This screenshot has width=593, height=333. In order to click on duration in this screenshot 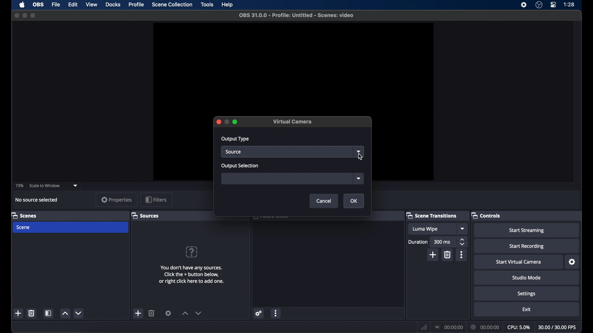, I will do `click(485, 327)`.